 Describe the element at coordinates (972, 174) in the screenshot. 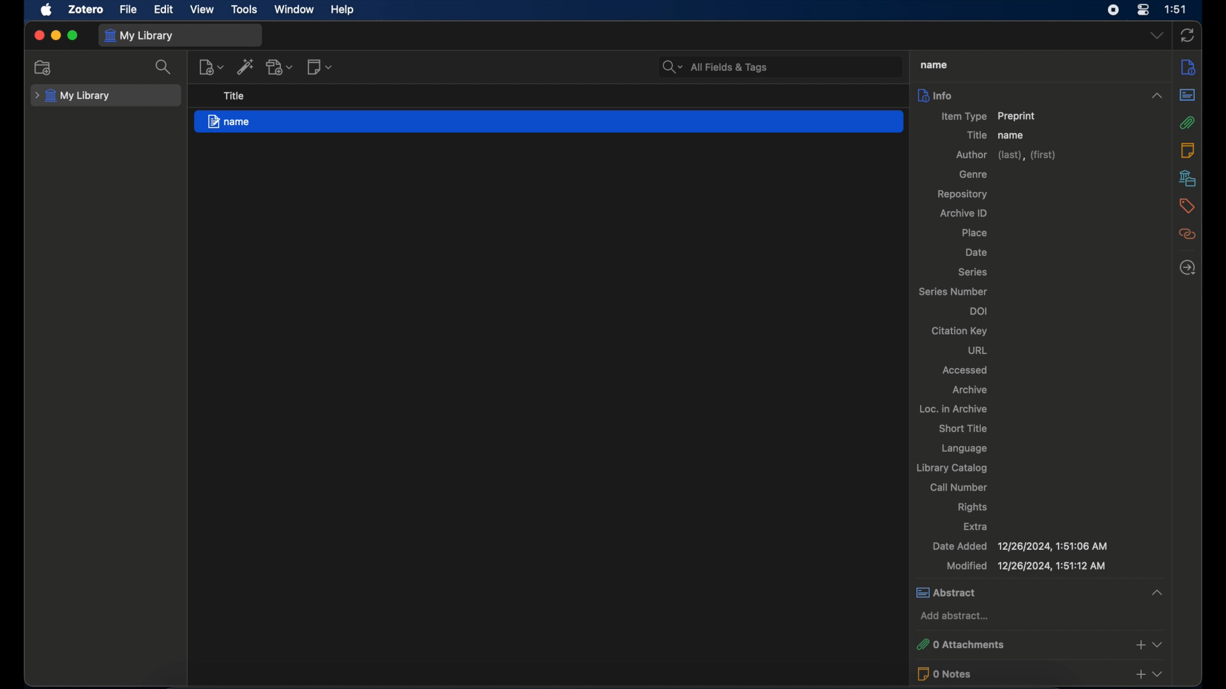

I see `genre` at that location.